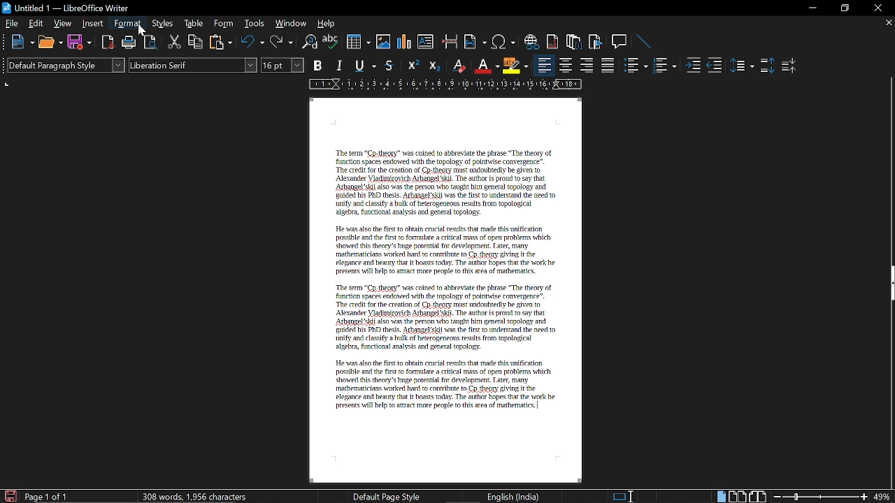  What do you see at coordinates (319, 65) in the screenshot?
I see `Bold` at bounding box center [319, 65].